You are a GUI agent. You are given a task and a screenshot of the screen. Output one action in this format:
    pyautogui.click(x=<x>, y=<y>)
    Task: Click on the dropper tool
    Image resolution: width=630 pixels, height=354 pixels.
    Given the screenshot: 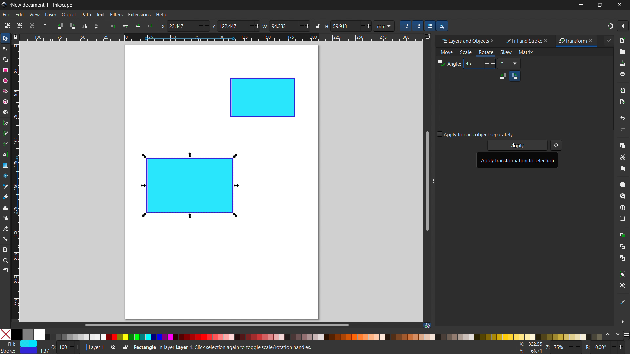 What is the action you would take?
    pyautogui.click(x=5, y=187)
    